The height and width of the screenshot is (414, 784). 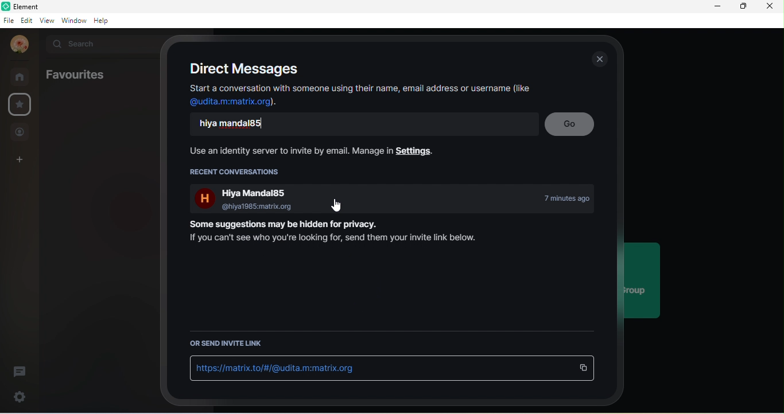 I want to click on 7 min ago, so click(x=559, y=199).